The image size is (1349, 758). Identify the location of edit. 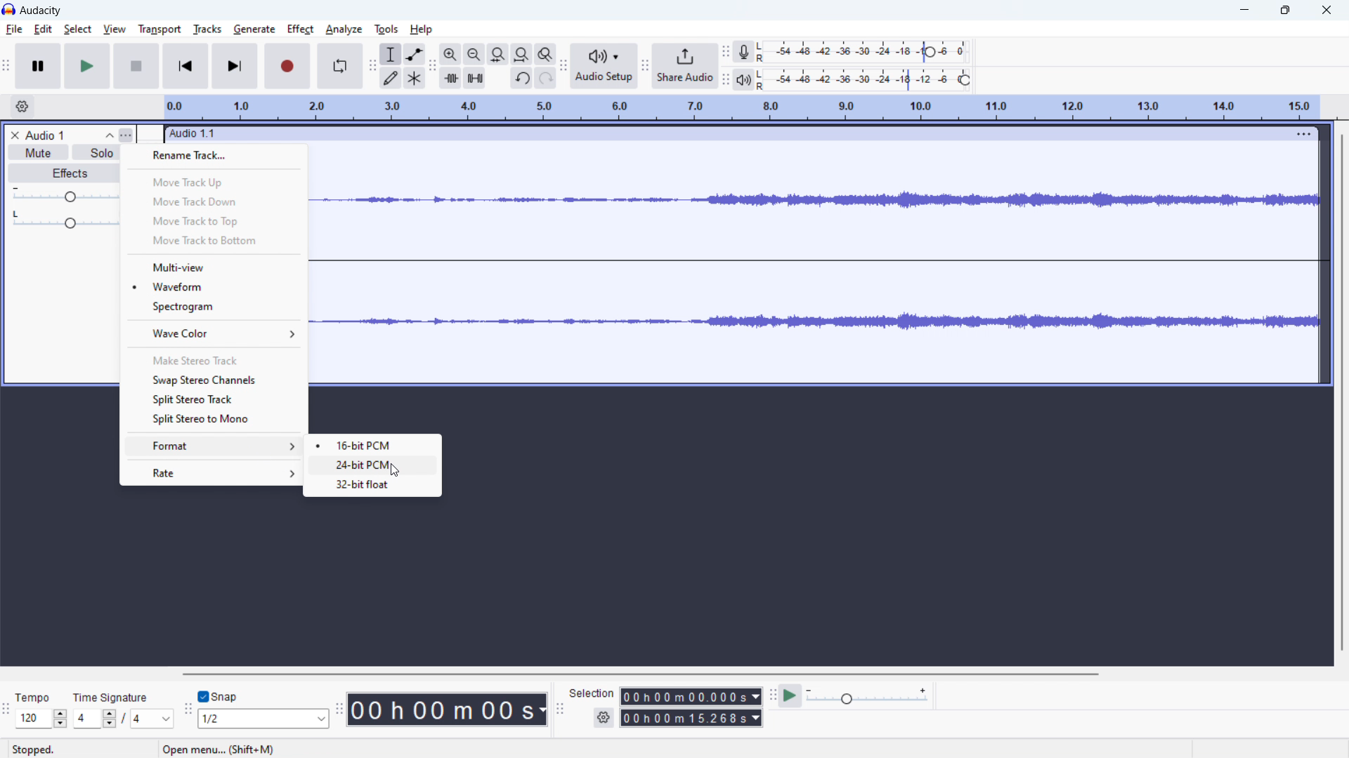
(44, 29).